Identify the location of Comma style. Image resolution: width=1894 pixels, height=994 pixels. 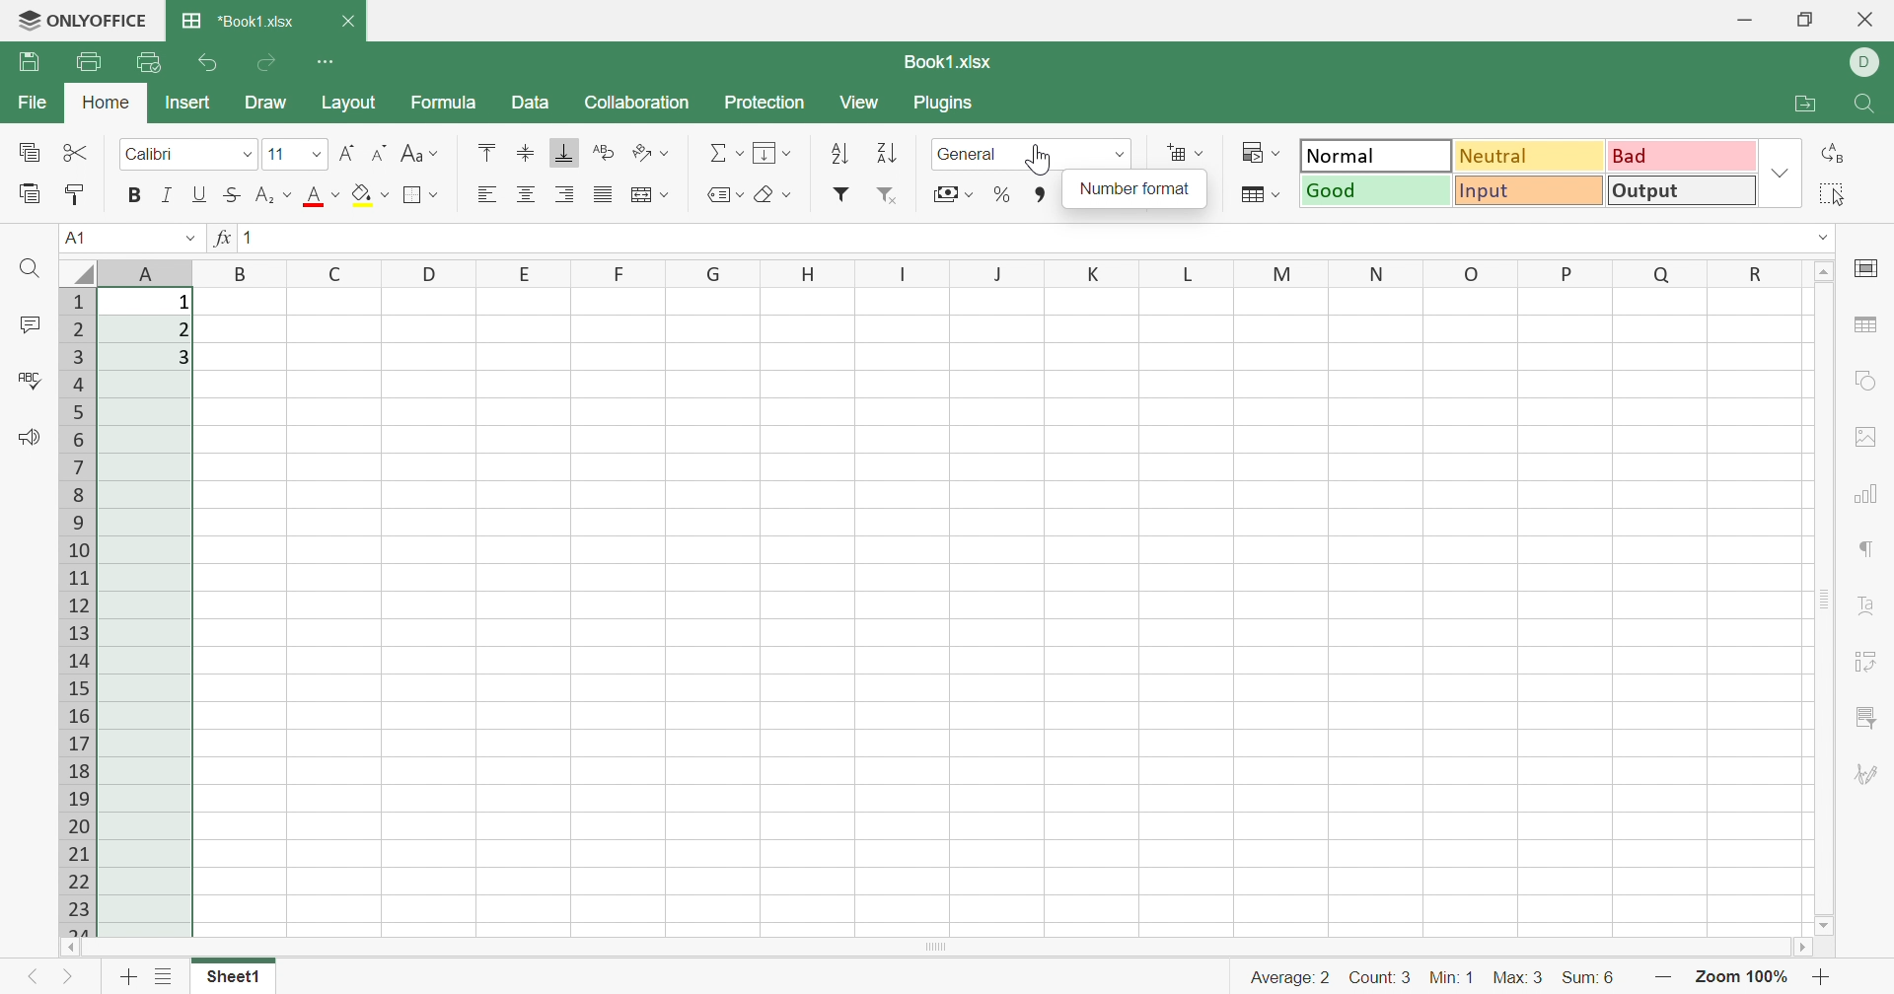
(1042, 195).